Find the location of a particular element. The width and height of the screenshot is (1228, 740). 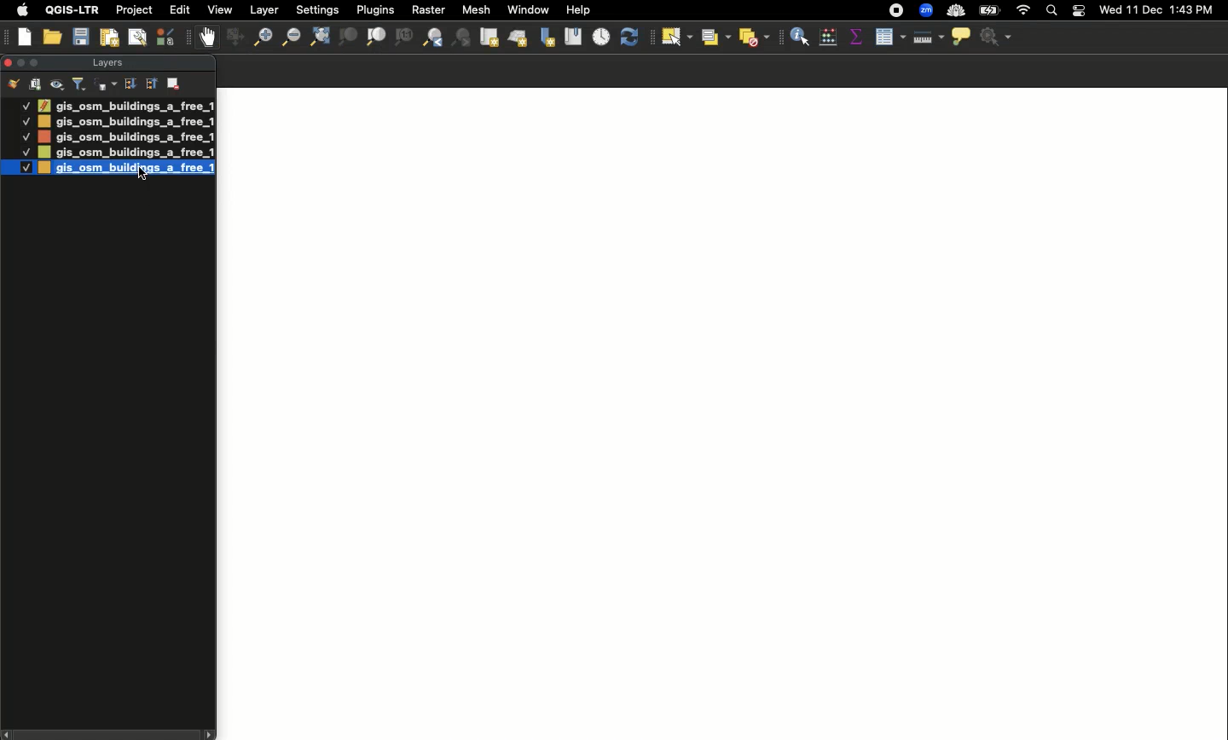

Temporal controller panel  is located at coordinates (602, 38).